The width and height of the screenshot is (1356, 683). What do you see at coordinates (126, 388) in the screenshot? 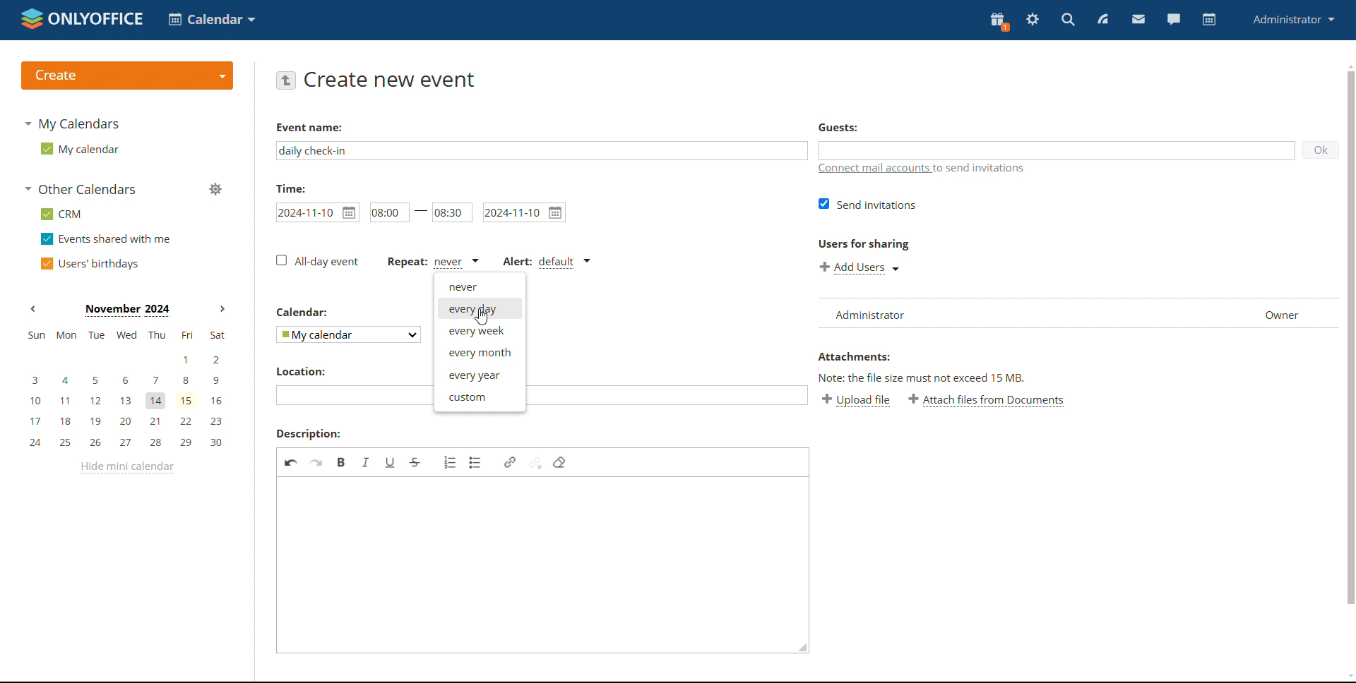
I see `mini calendar` at bounding box center [126, 388].